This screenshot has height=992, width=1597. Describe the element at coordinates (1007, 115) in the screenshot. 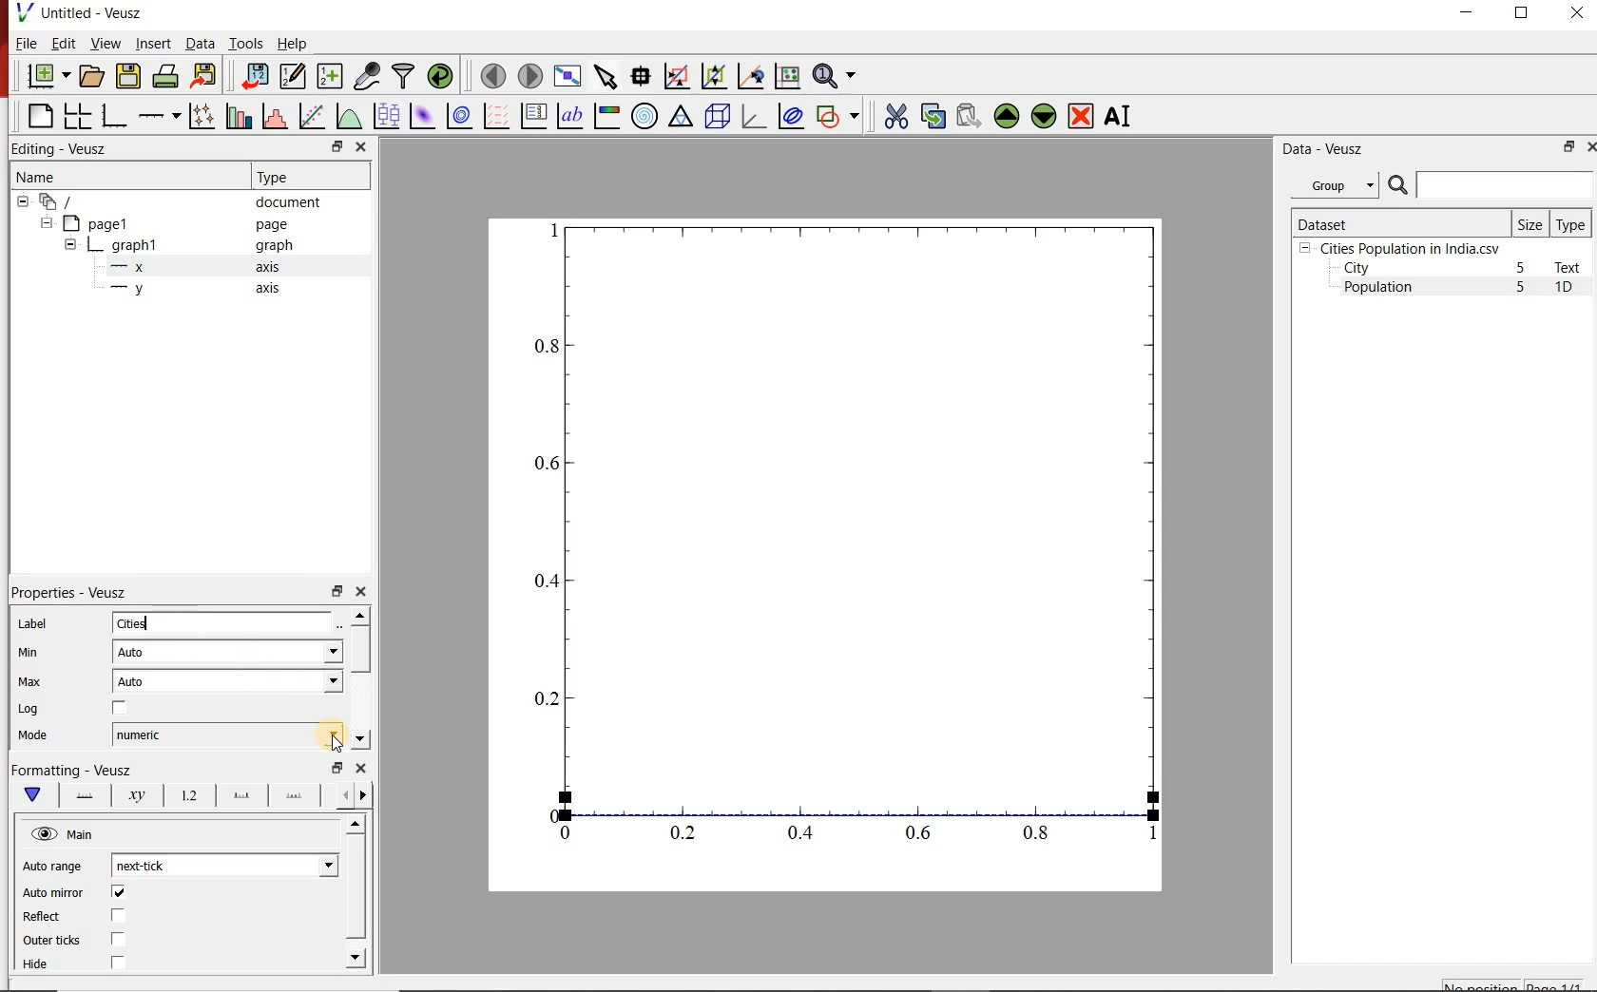

I see `move the selected widget up` at that location.